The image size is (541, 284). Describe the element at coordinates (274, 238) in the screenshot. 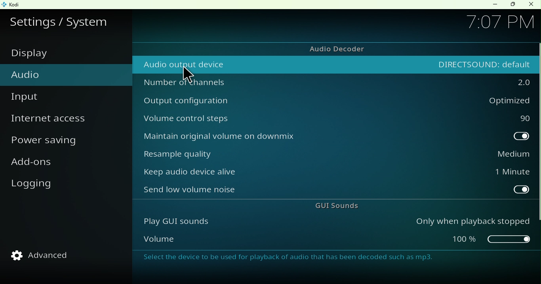

I see `Volume` at that location.